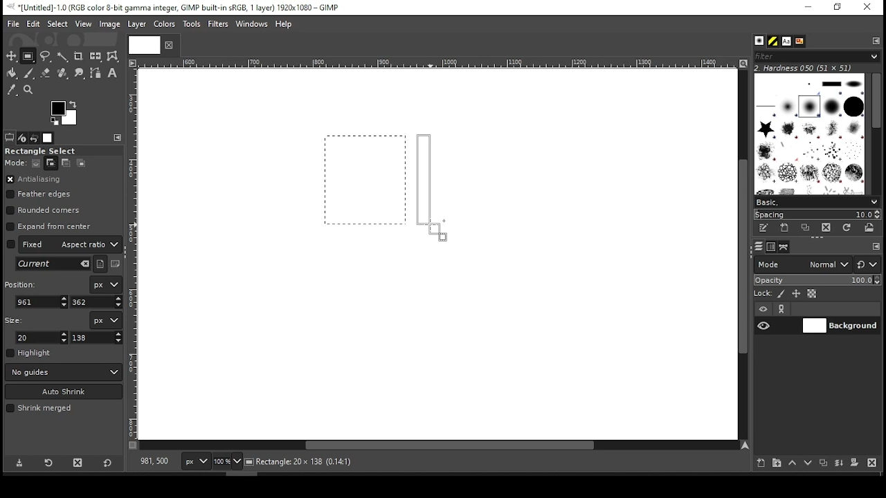  Describe the element at coordinates (867, 8) in the screenshot. I see `close window` at that location.